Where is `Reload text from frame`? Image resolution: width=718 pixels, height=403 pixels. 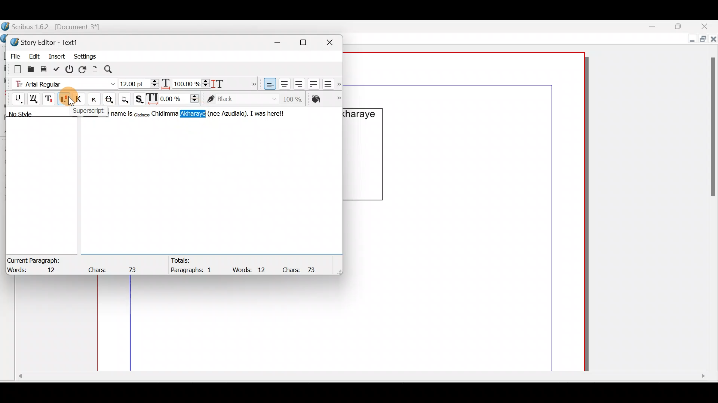 Reload text from frame is located at coordinates (83, 69).